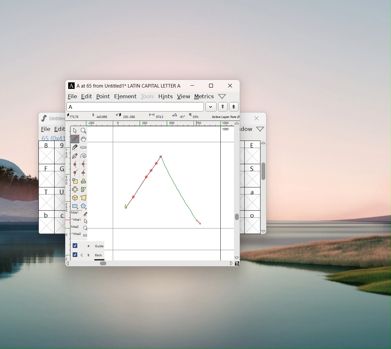 This screenshot has width=391, height=349. I want to click on o, so click(253, 222).